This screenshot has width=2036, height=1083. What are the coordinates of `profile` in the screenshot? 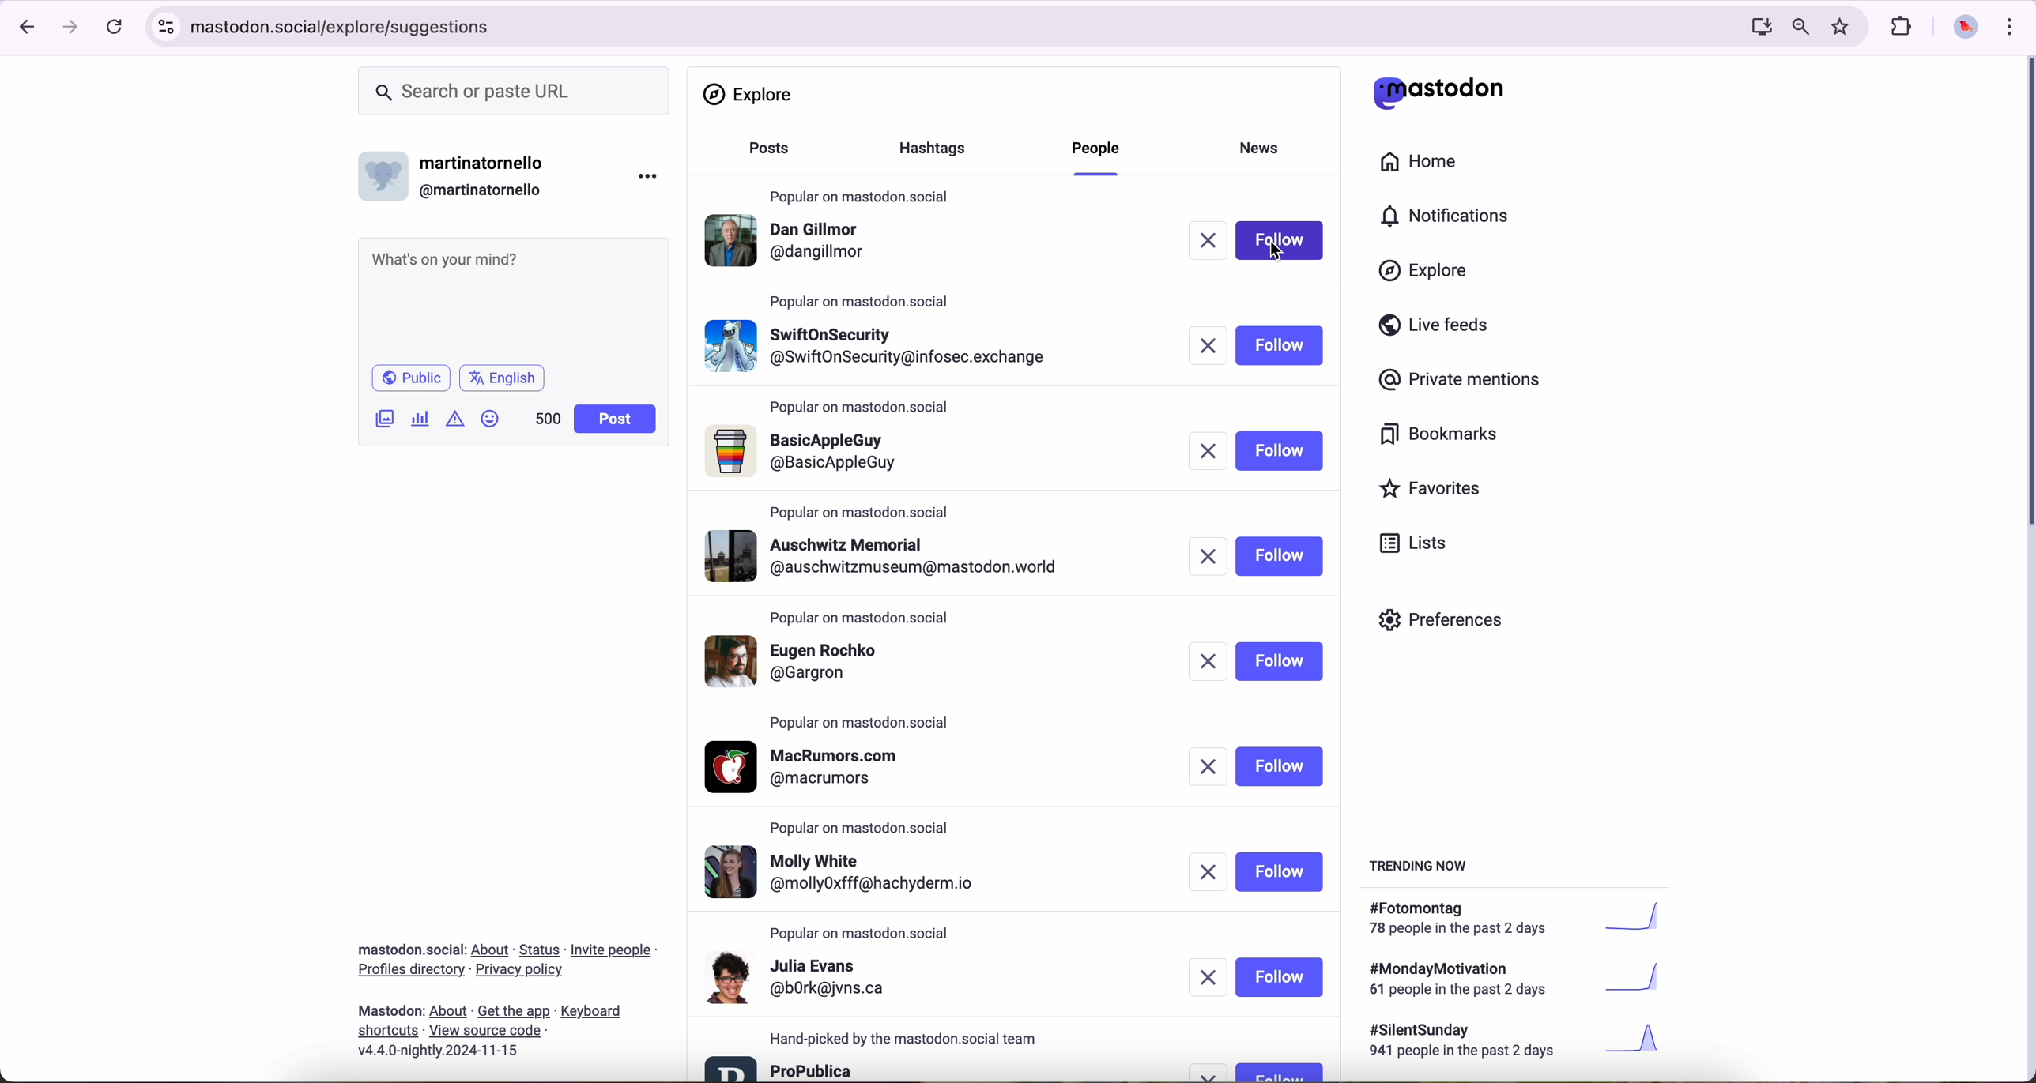 It's located at (855, 874).